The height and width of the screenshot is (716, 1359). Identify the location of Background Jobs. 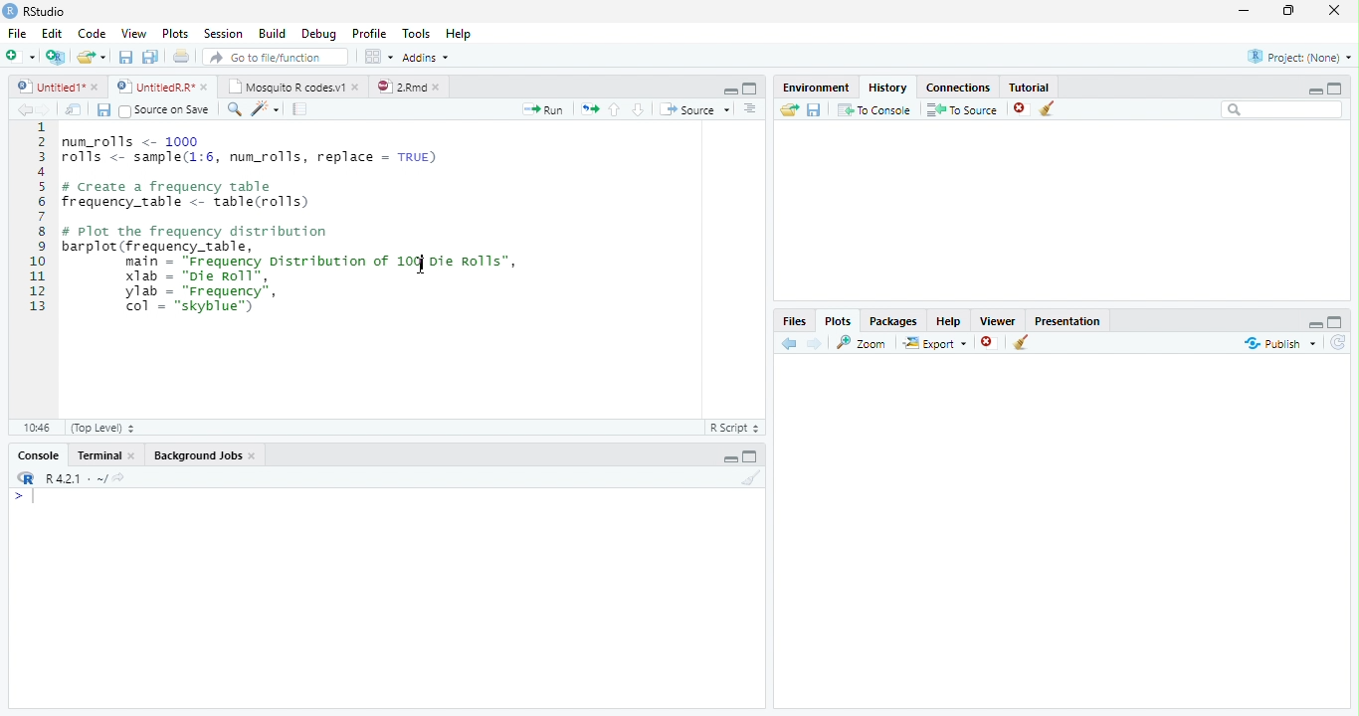
(206, 453).